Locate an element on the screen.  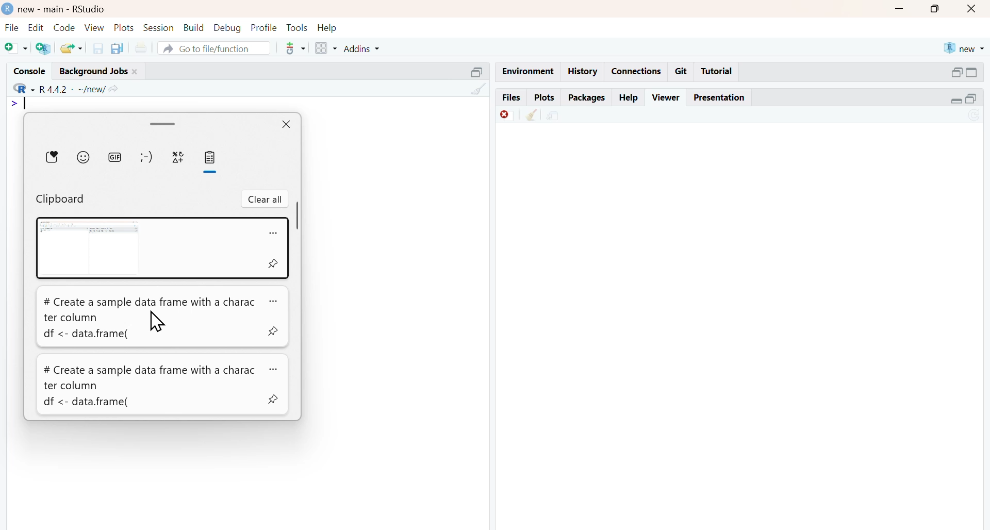
history is located at coordinates (583, 72).